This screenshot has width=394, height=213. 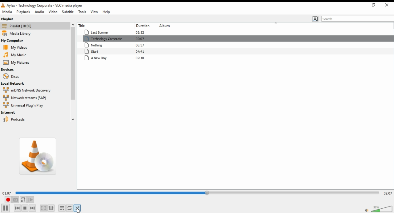 I want to click on album art, so click(x=36, y=157).